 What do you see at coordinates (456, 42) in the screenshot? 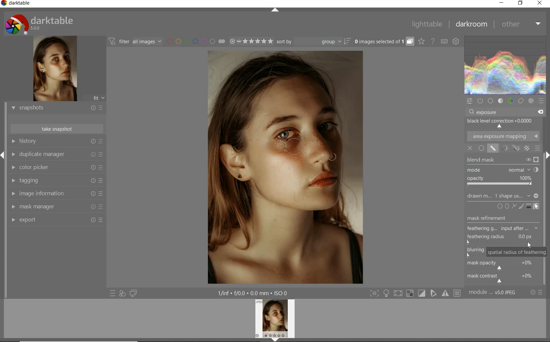
I see `show global preferences` at bounding box center [456, 42].